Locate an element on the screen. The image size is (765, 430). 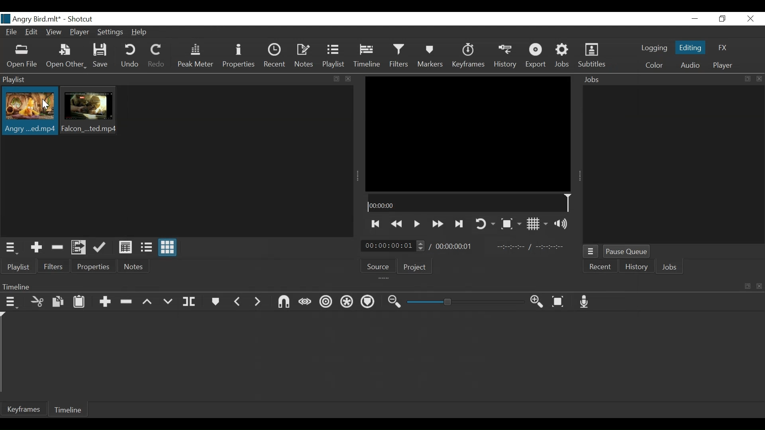
Player is located at coordinates (724, 66).